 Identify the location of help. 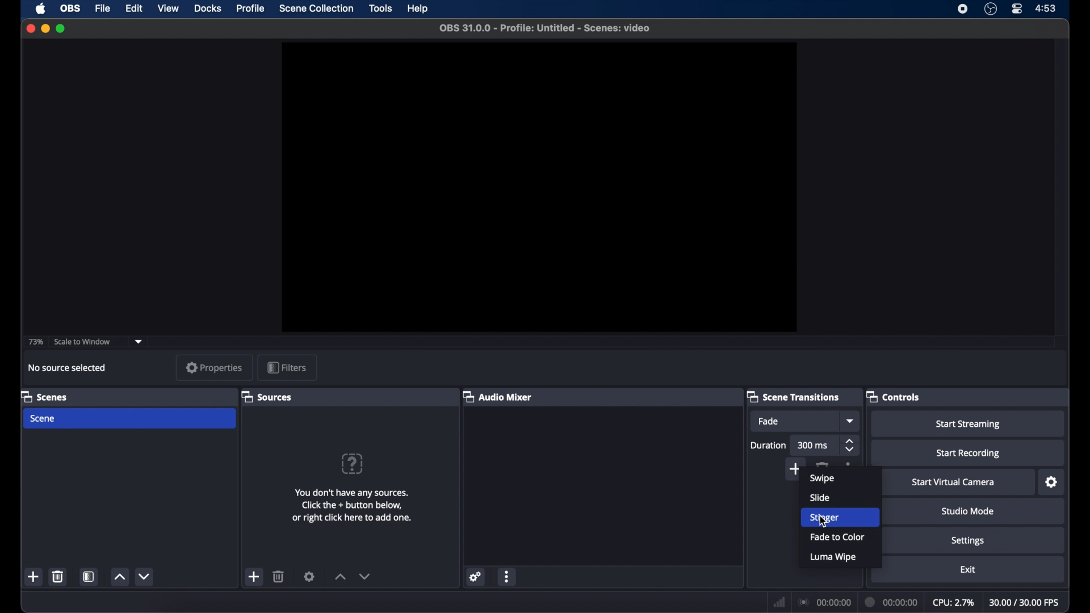
(419, 9).